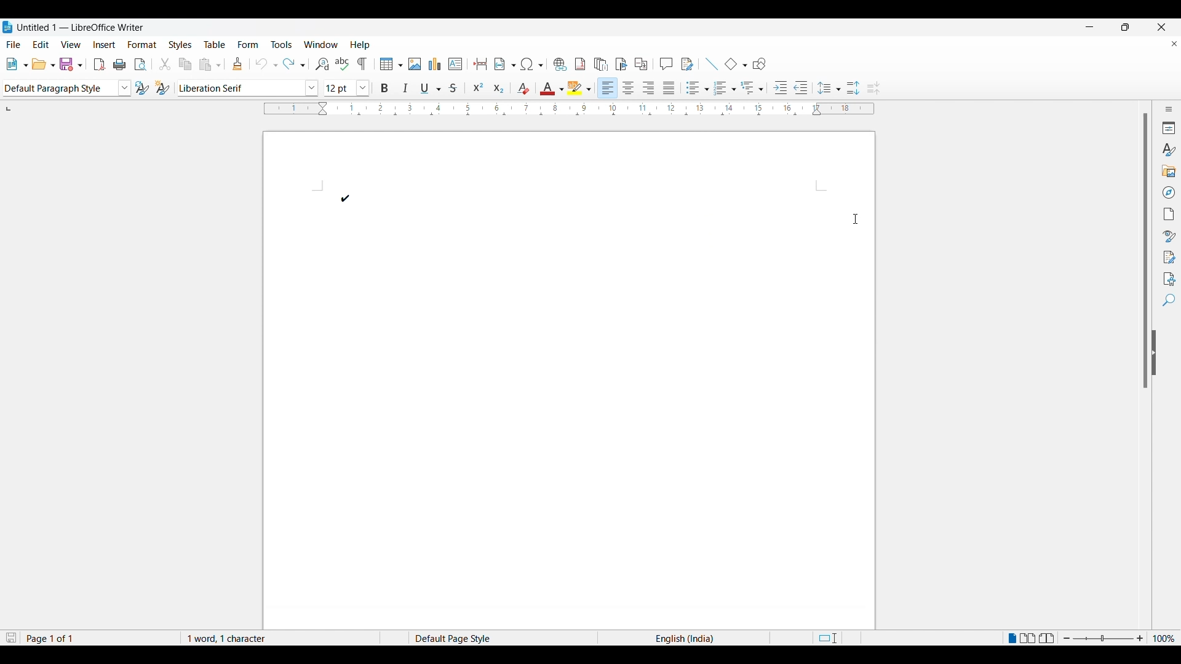  What do you see at coordinates (1103, 638) in the screenshot?
I see `zoom in or zoom out` at bounding box center [1103, 638].